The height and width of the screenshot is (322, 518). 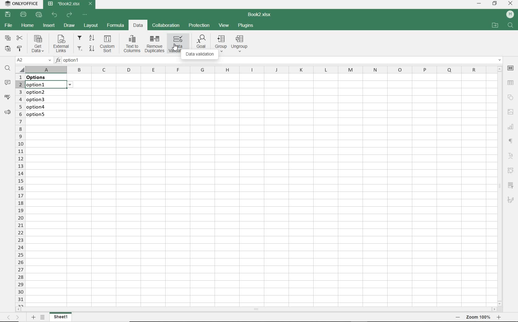 What do you see at coordinates (495, 4) in the screenshot?
I see `RESTORE DOWN` at bounding box center [495, 4].